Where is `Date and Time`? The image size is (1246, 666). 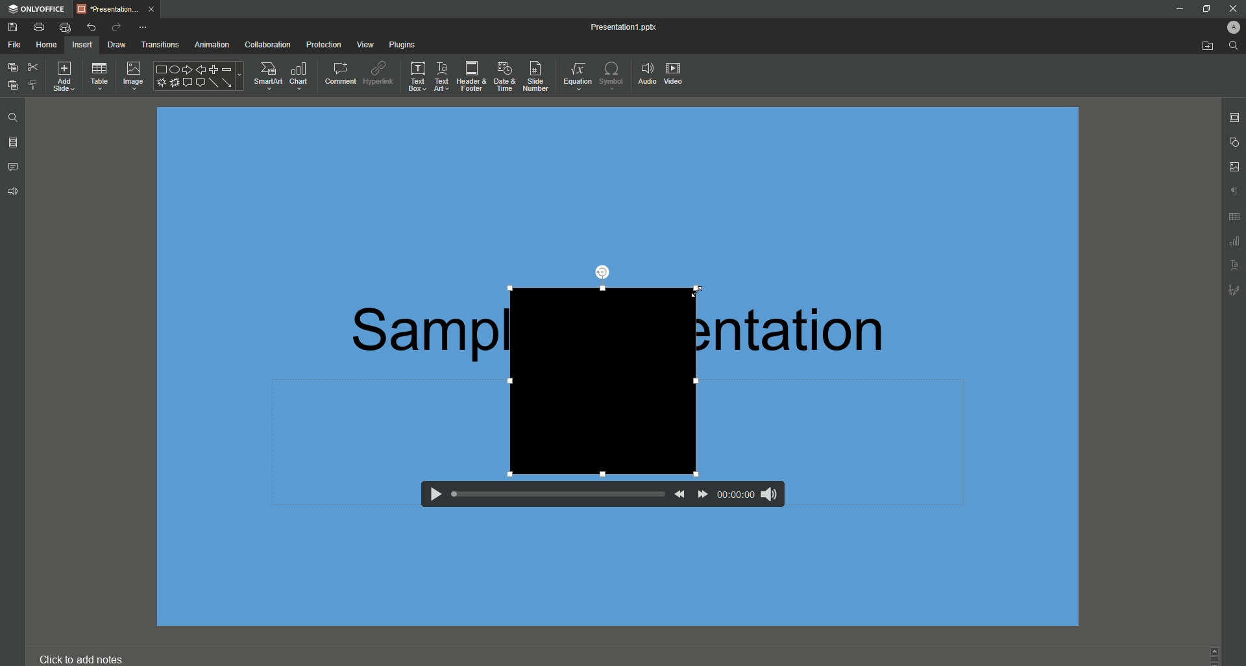
Date and Time is located at coordinates (506, 77).